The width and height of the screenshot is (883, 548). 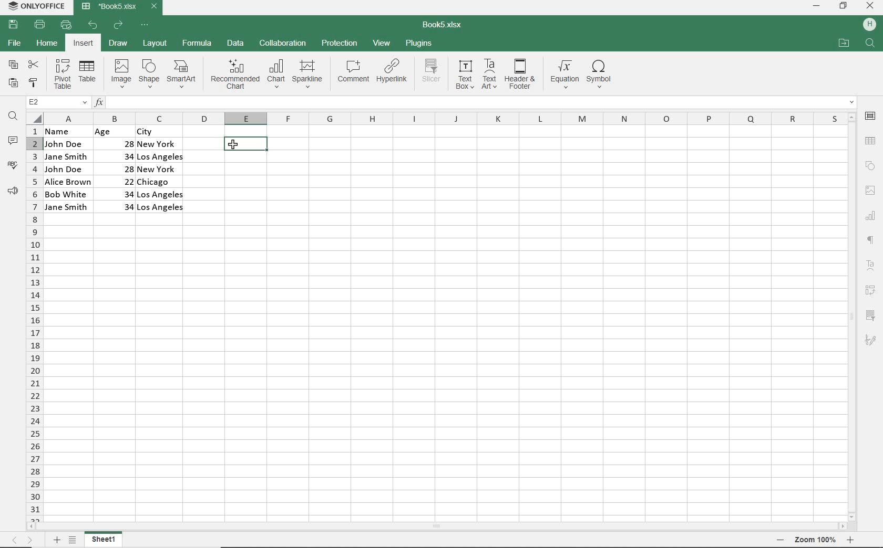 I want to click on PIVOT TABLE, so click(x=63, y=75).